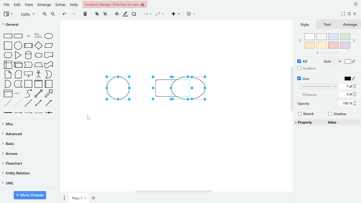 Image resolution: width=361 pixels, height=203 pixels. I want to click on ash, so click(322, 36).